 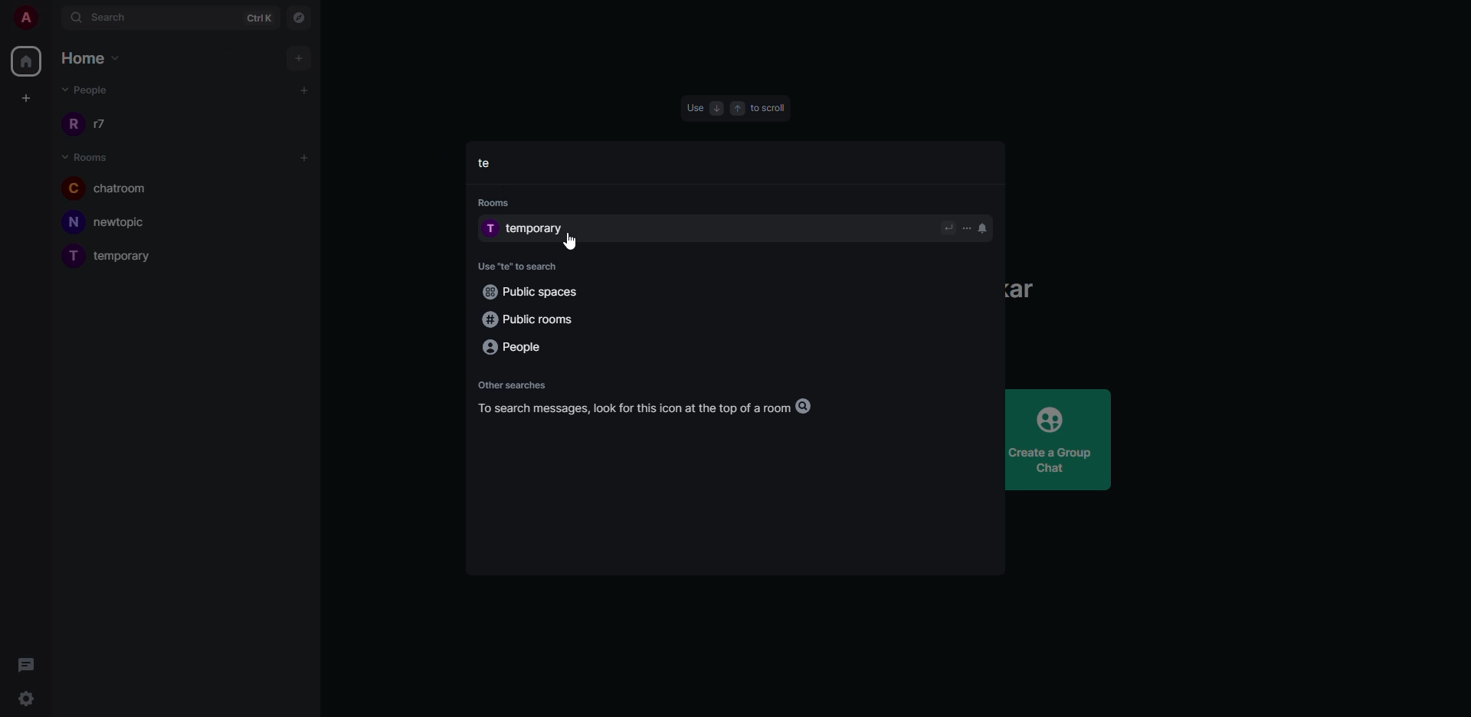 I want to click on people, so click(x=100, y=125).